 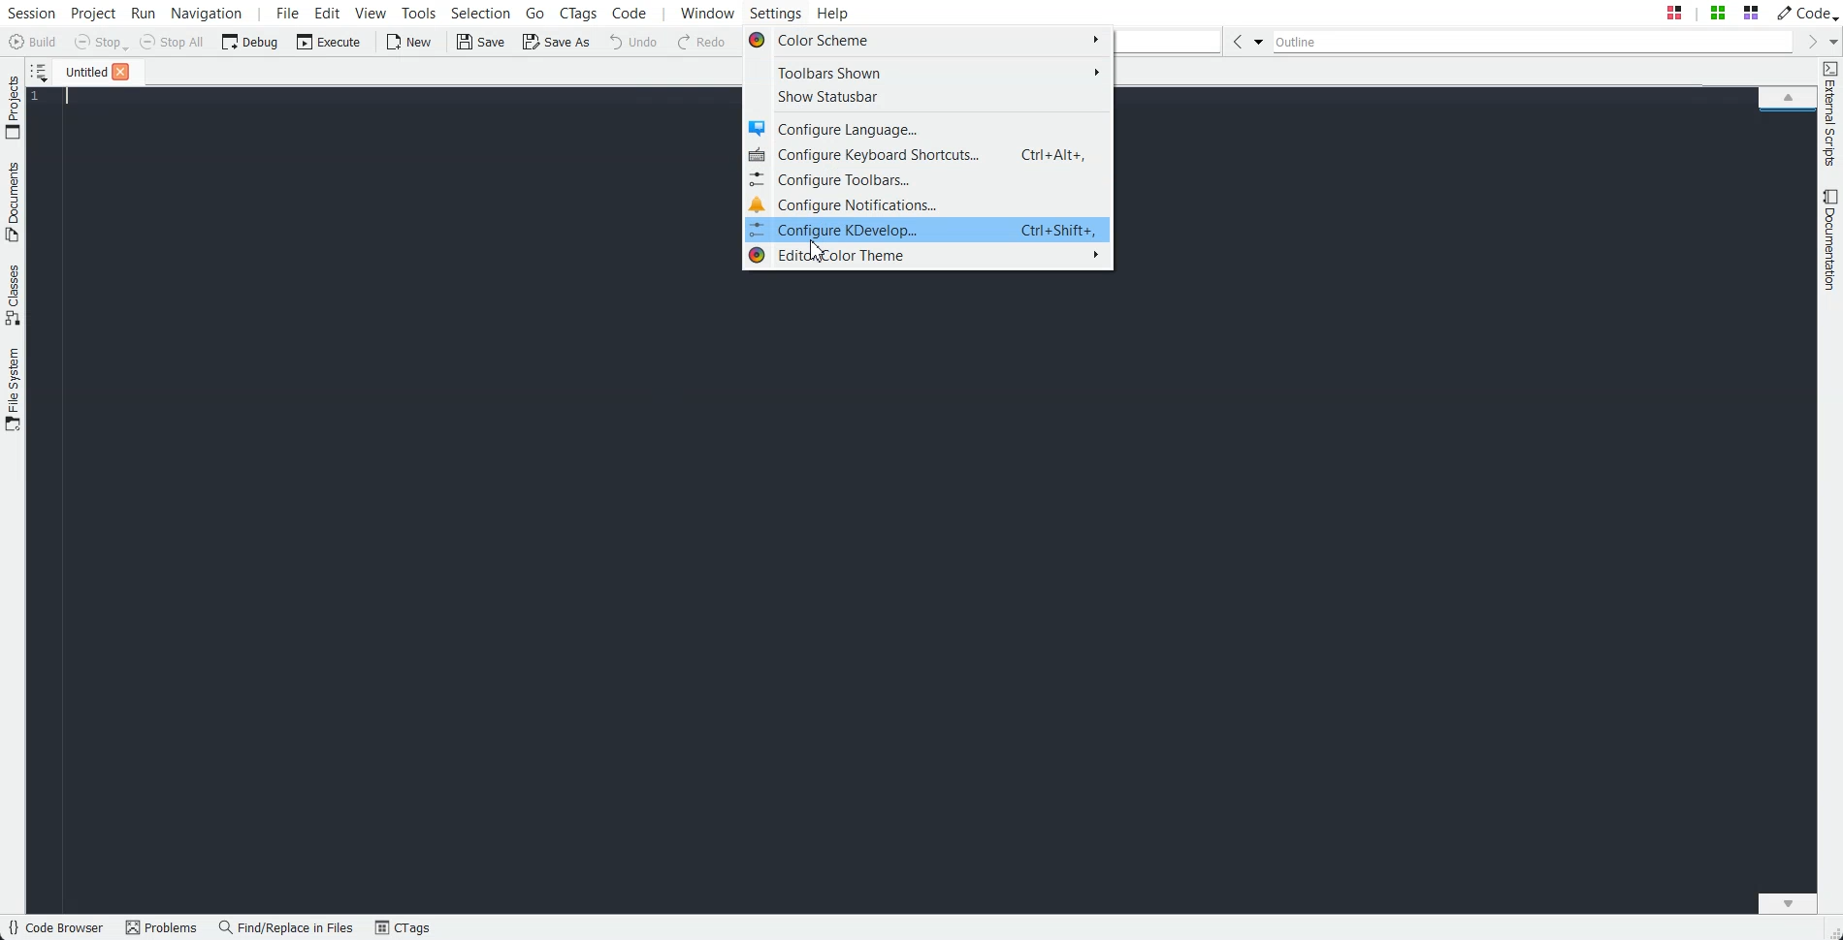 I want to click on Build, so click(x=35, y=44).